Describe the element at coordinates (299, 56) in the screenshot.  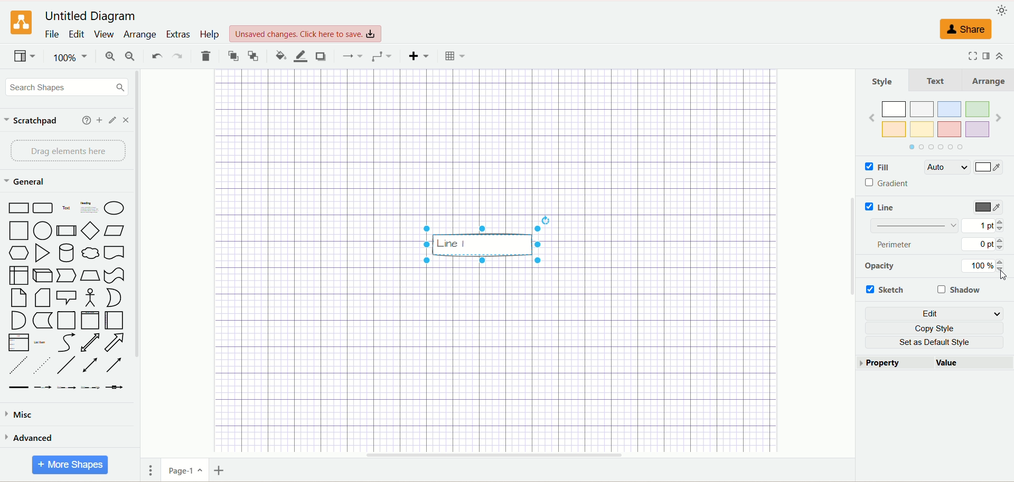
I see `line color` at that location.